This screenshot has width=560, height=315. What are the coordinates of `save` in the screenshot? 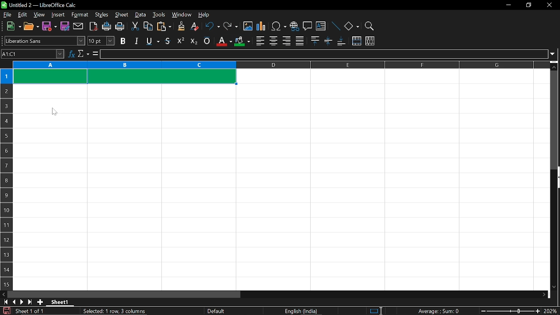 It's located at (49, 27).